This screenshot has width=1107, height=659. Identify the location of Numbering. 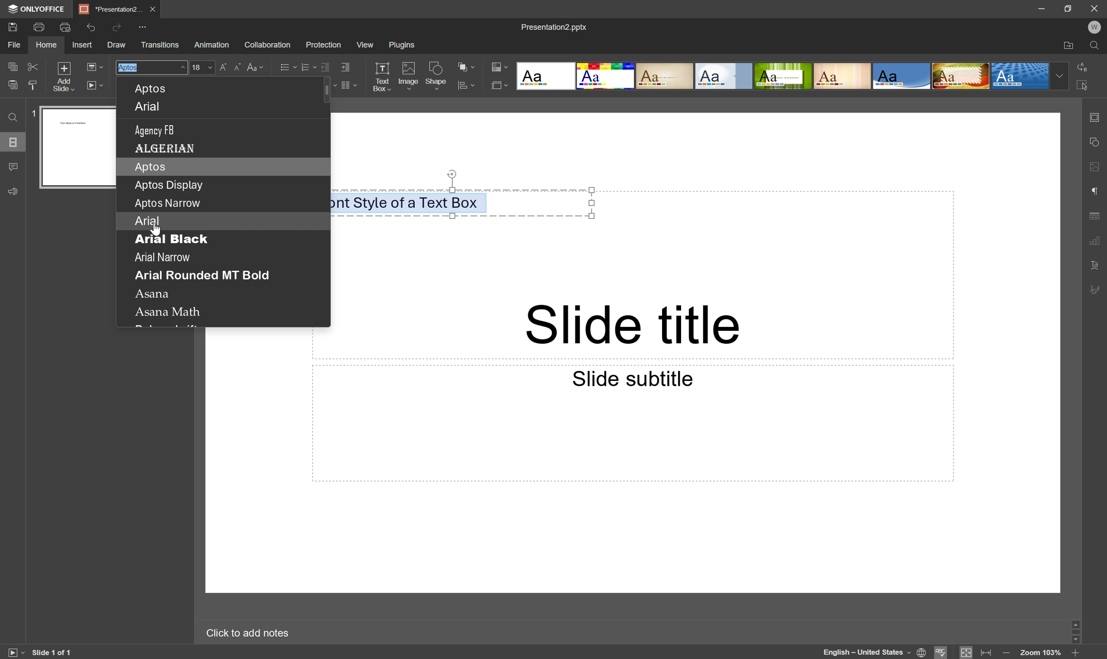
(306, 64).